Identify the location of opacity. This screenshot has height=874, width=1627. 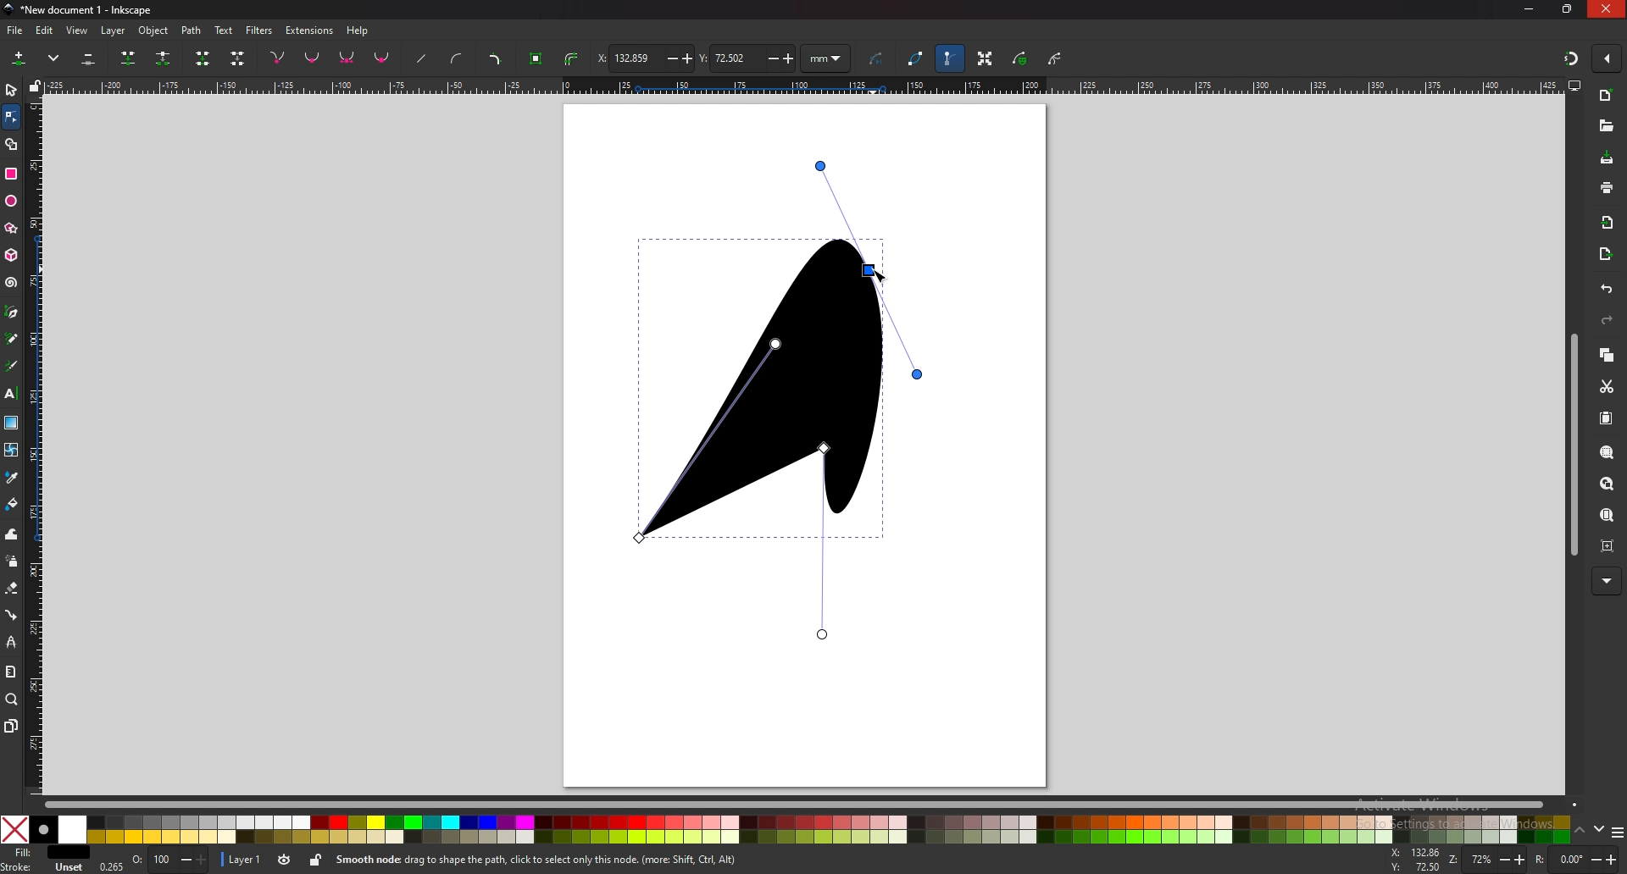
(169, 860).